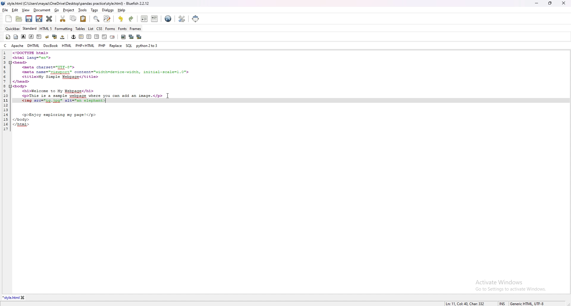 This screenshot has height=306, width=571. What do you see at coordinates (564, 3) in the screenshot?
I see `close` at bounding box center [564, 3].